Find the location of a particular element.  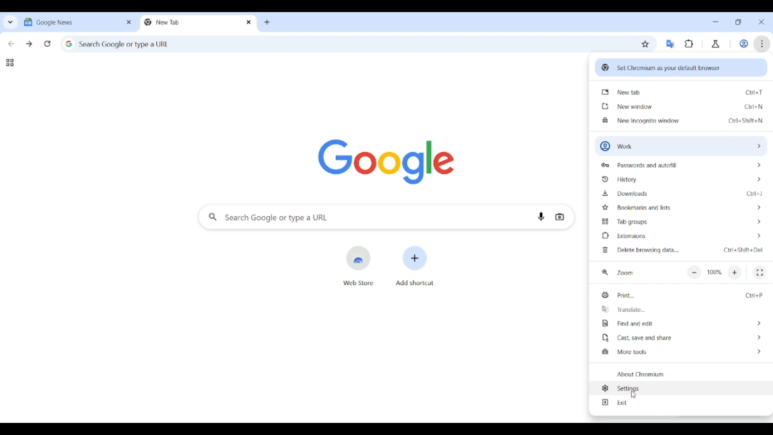

Go forward is located at coordinates (29, 44).